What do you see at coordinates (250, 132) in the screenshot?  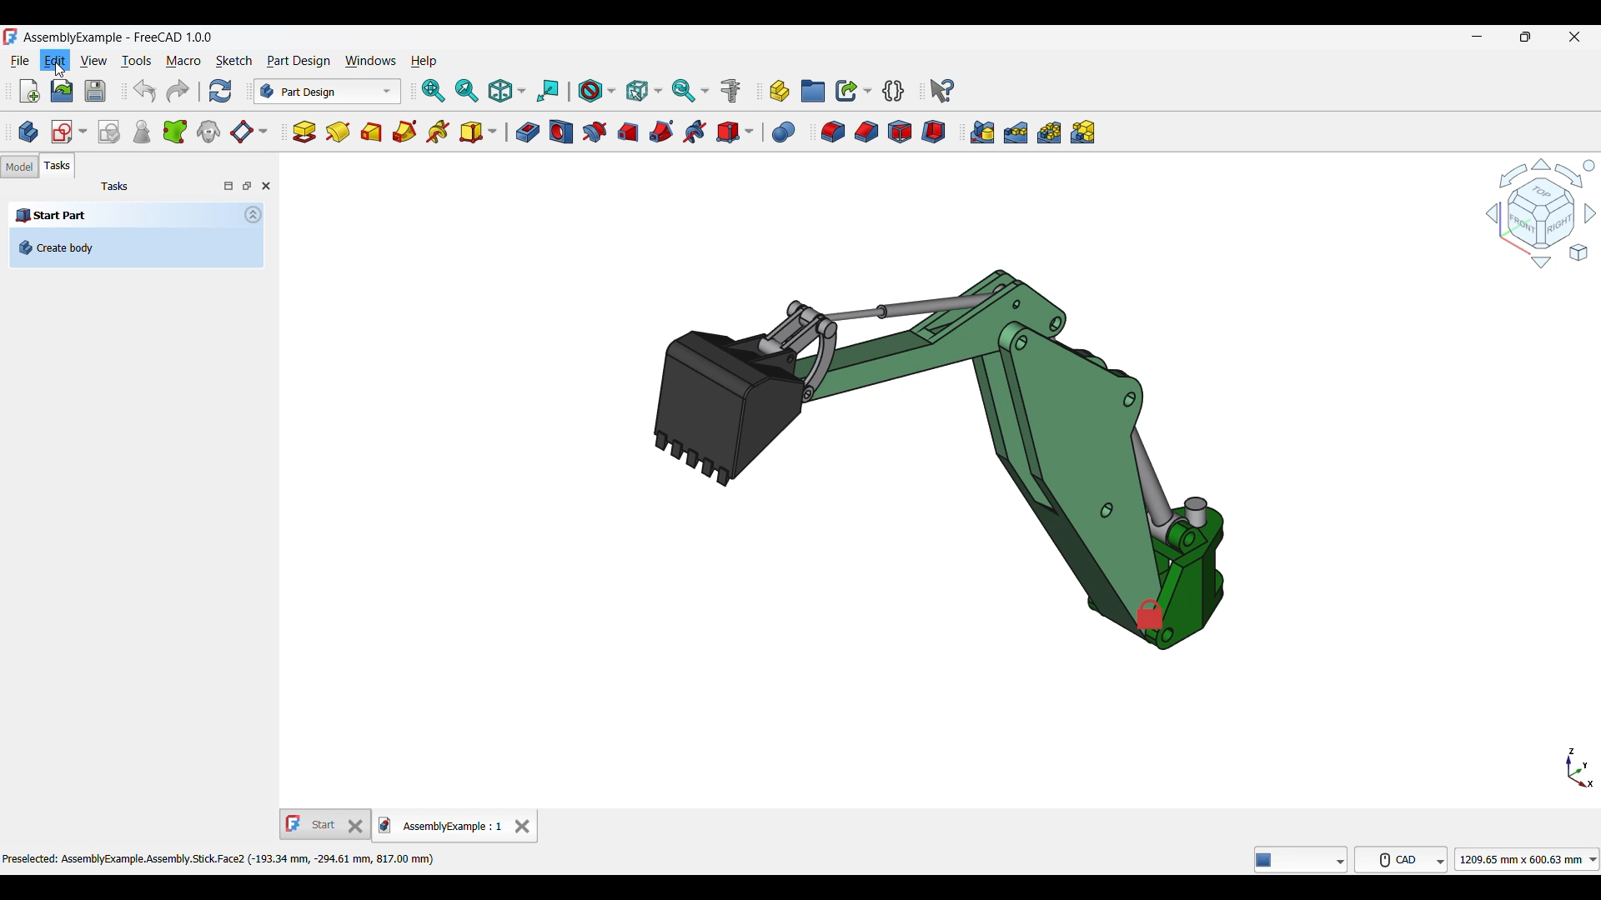 I see `Create a datum plane` at bounding box center [250, 132].